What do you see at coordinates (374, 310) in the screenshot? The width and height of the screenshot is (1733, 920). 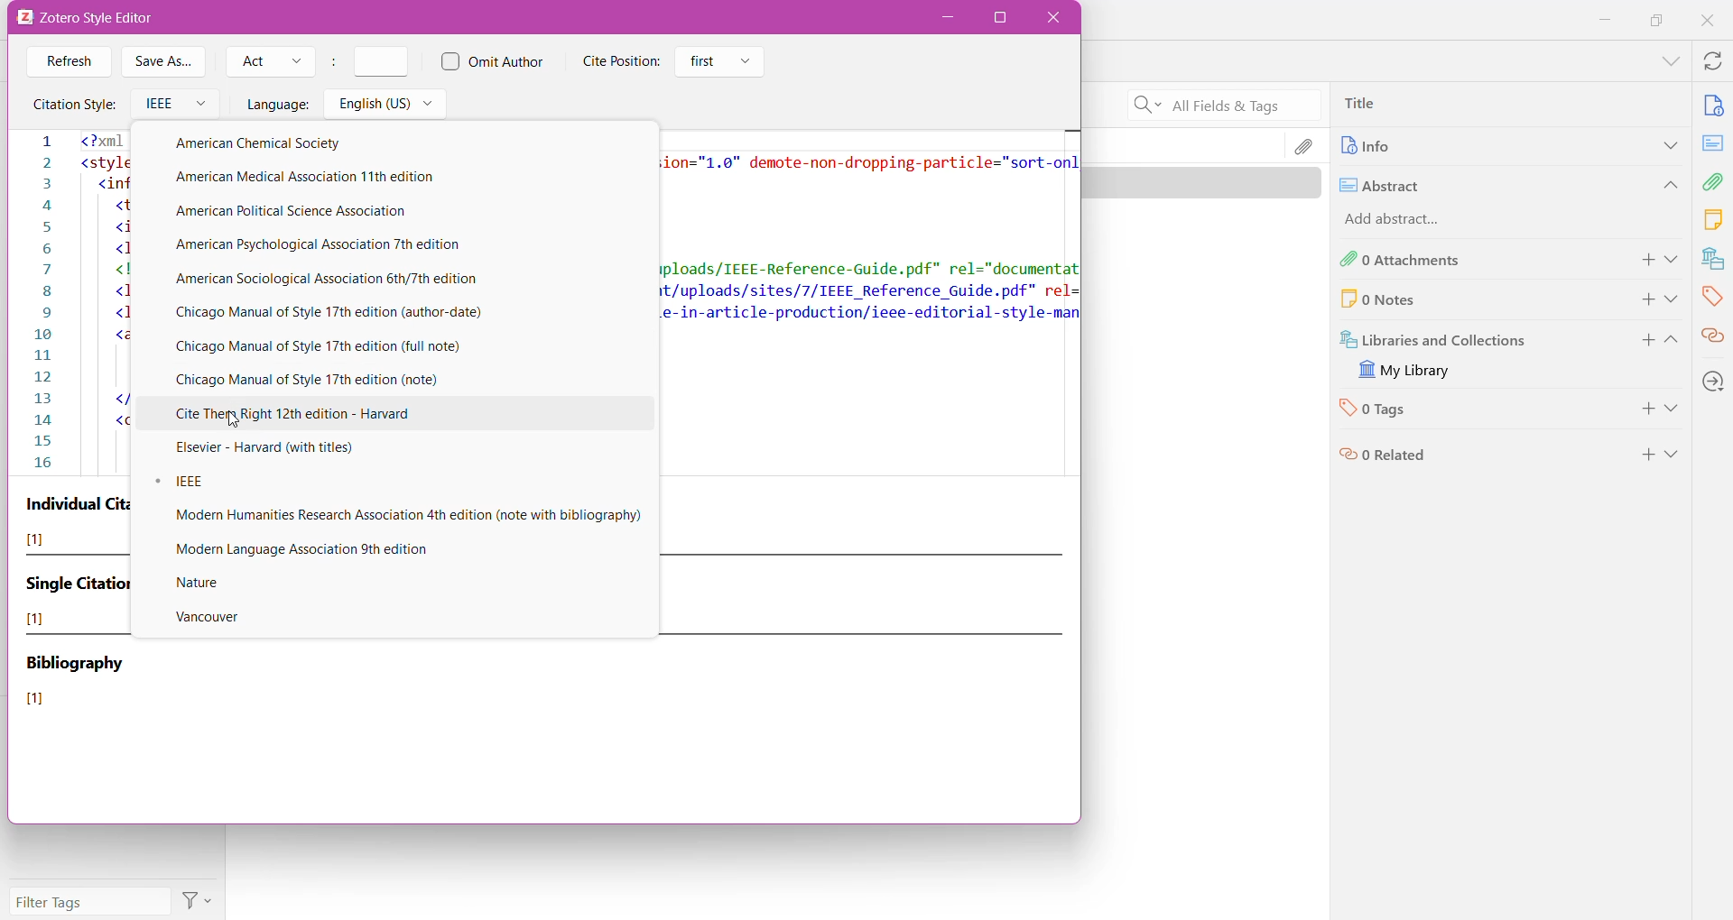 I see `Chicago Manual of Style 17th edition(author-date)` at bounding box center [374, 310].